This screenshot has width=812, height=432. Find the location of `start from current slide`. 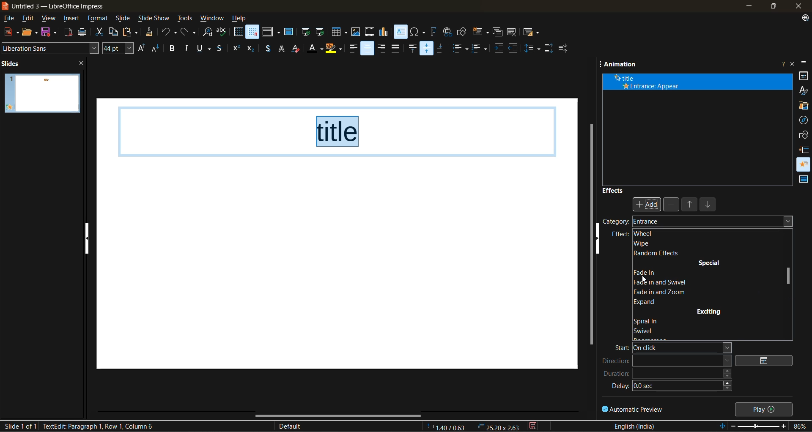

start from current slide is located at coordinates (319, 32).